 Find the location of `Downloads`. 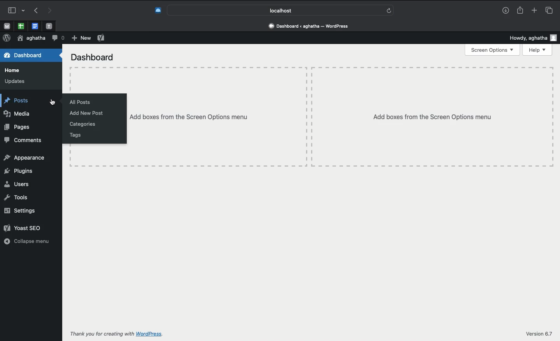

Downloads is located at coordinates (506, 11).